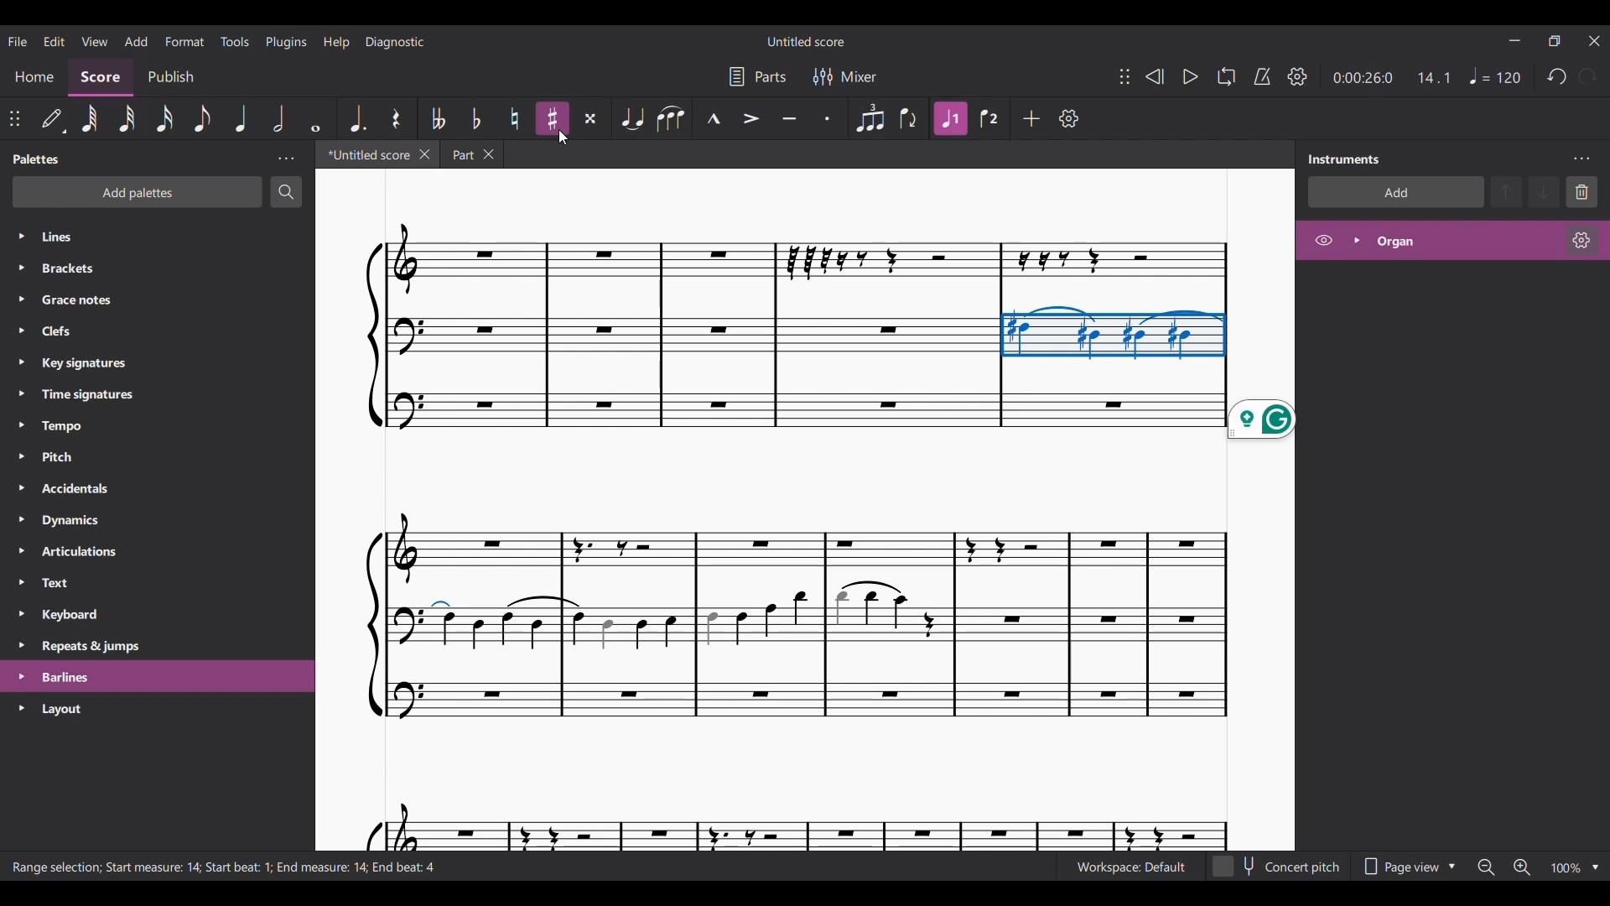  Describe the element at coordinates (632, 119) in the screenshot. I see `Tie` at that location.